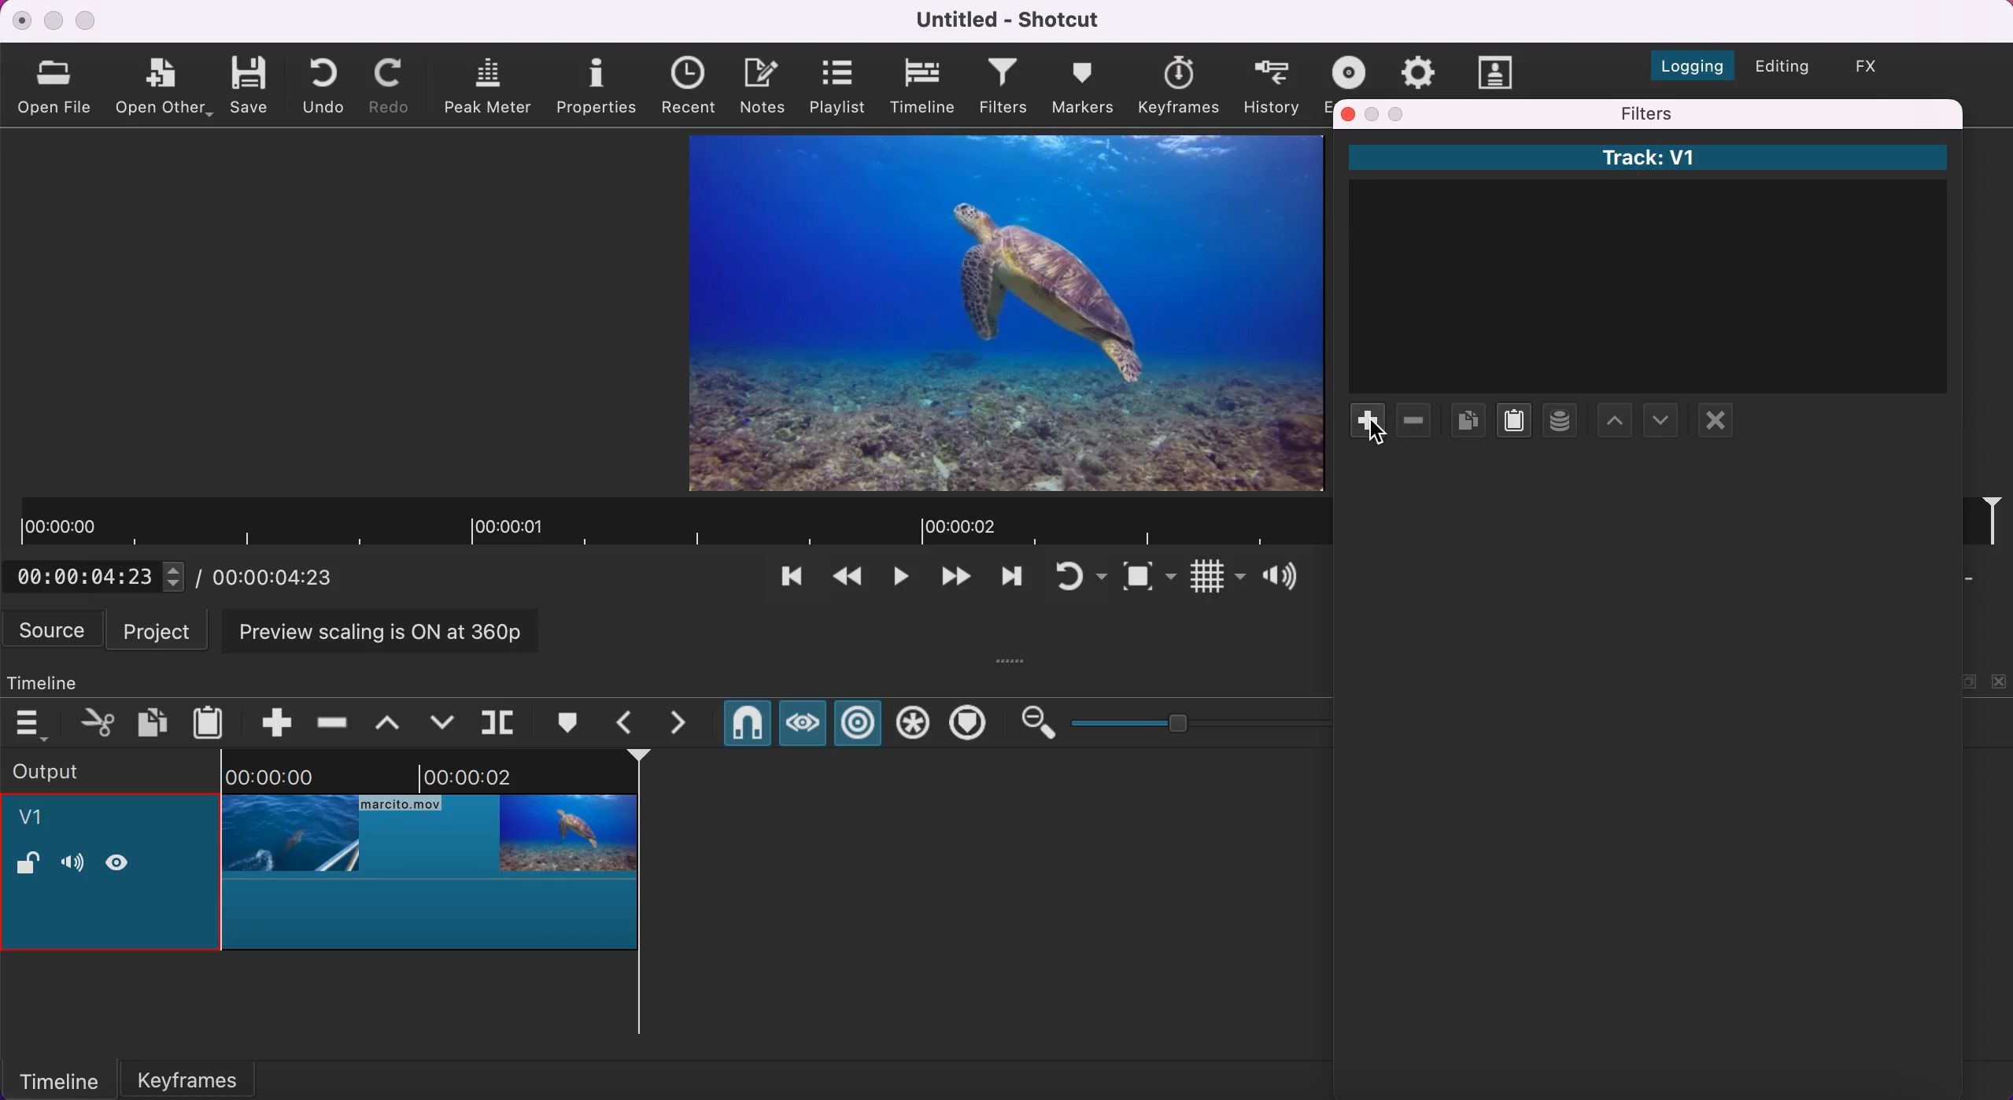 This screenshot has width=2013, height=1100. Describe the element at coordinates (1468, 423) in the screenshot. I see `copy checked filters` at that location.